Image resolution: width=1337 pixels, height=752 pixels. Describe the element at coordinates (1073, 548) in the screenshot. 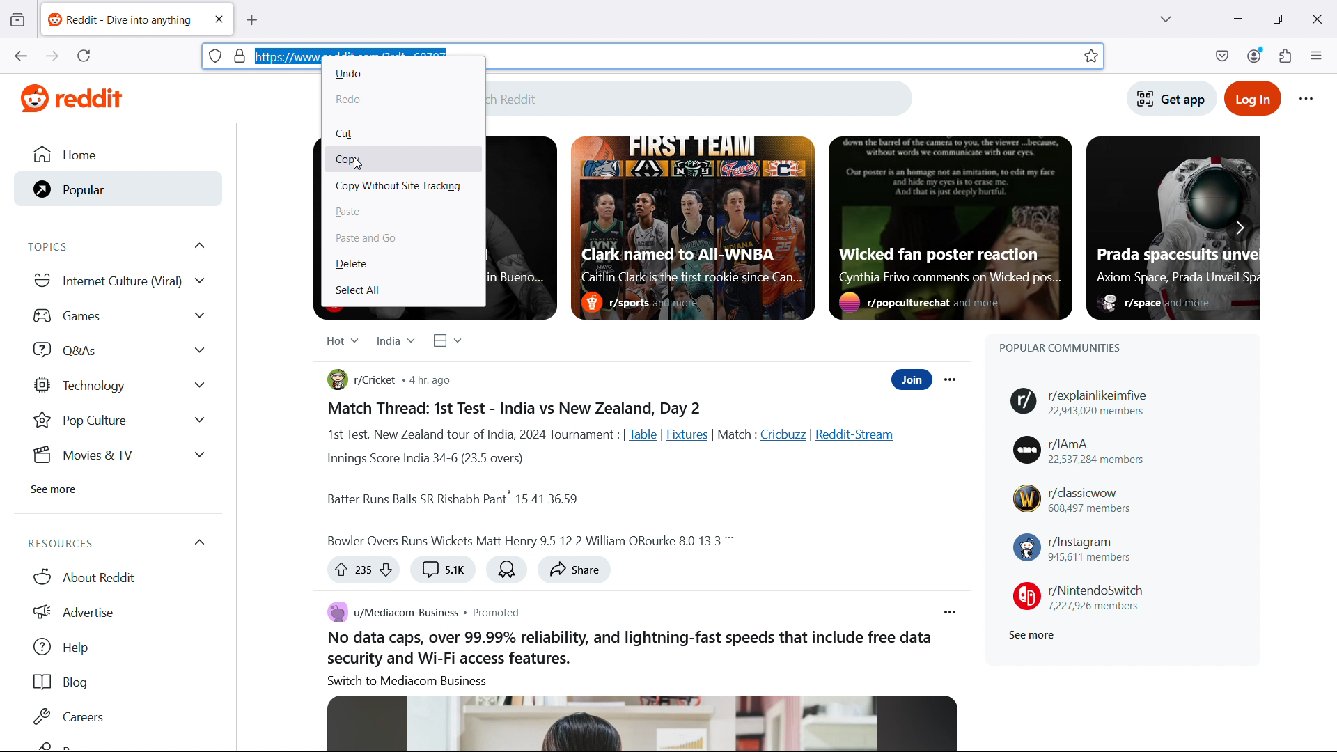

I see `r/instagram` at that location.